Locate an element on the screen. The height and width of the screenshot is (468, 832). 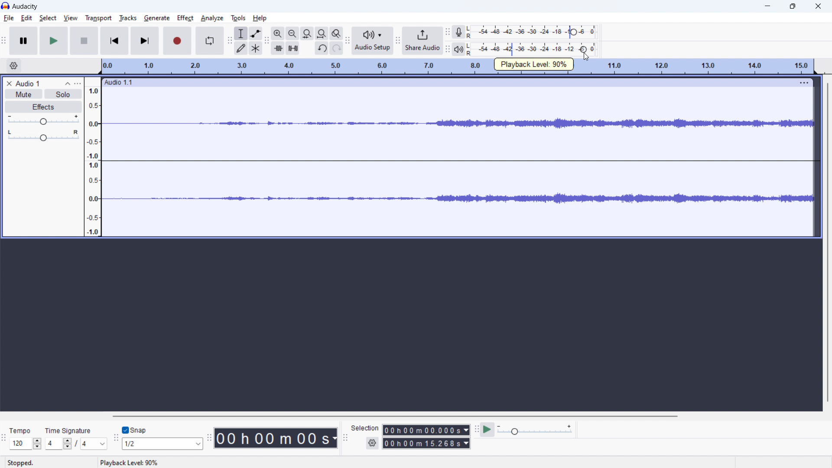
time signature toolbar is located at coordinates (4, 436).